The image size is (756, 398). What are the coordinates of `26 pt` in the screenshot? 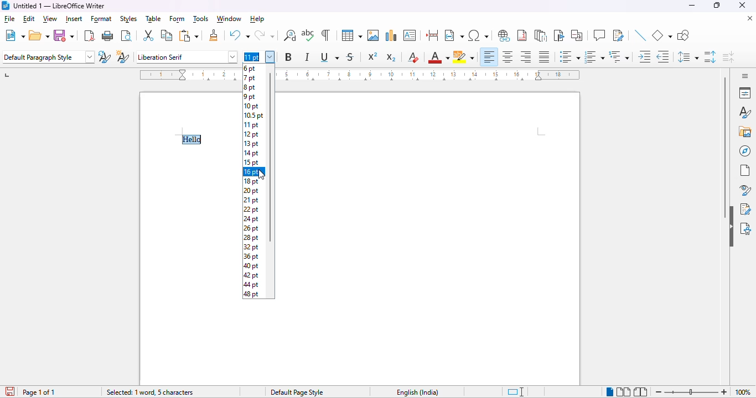 It's located at (250, 229).